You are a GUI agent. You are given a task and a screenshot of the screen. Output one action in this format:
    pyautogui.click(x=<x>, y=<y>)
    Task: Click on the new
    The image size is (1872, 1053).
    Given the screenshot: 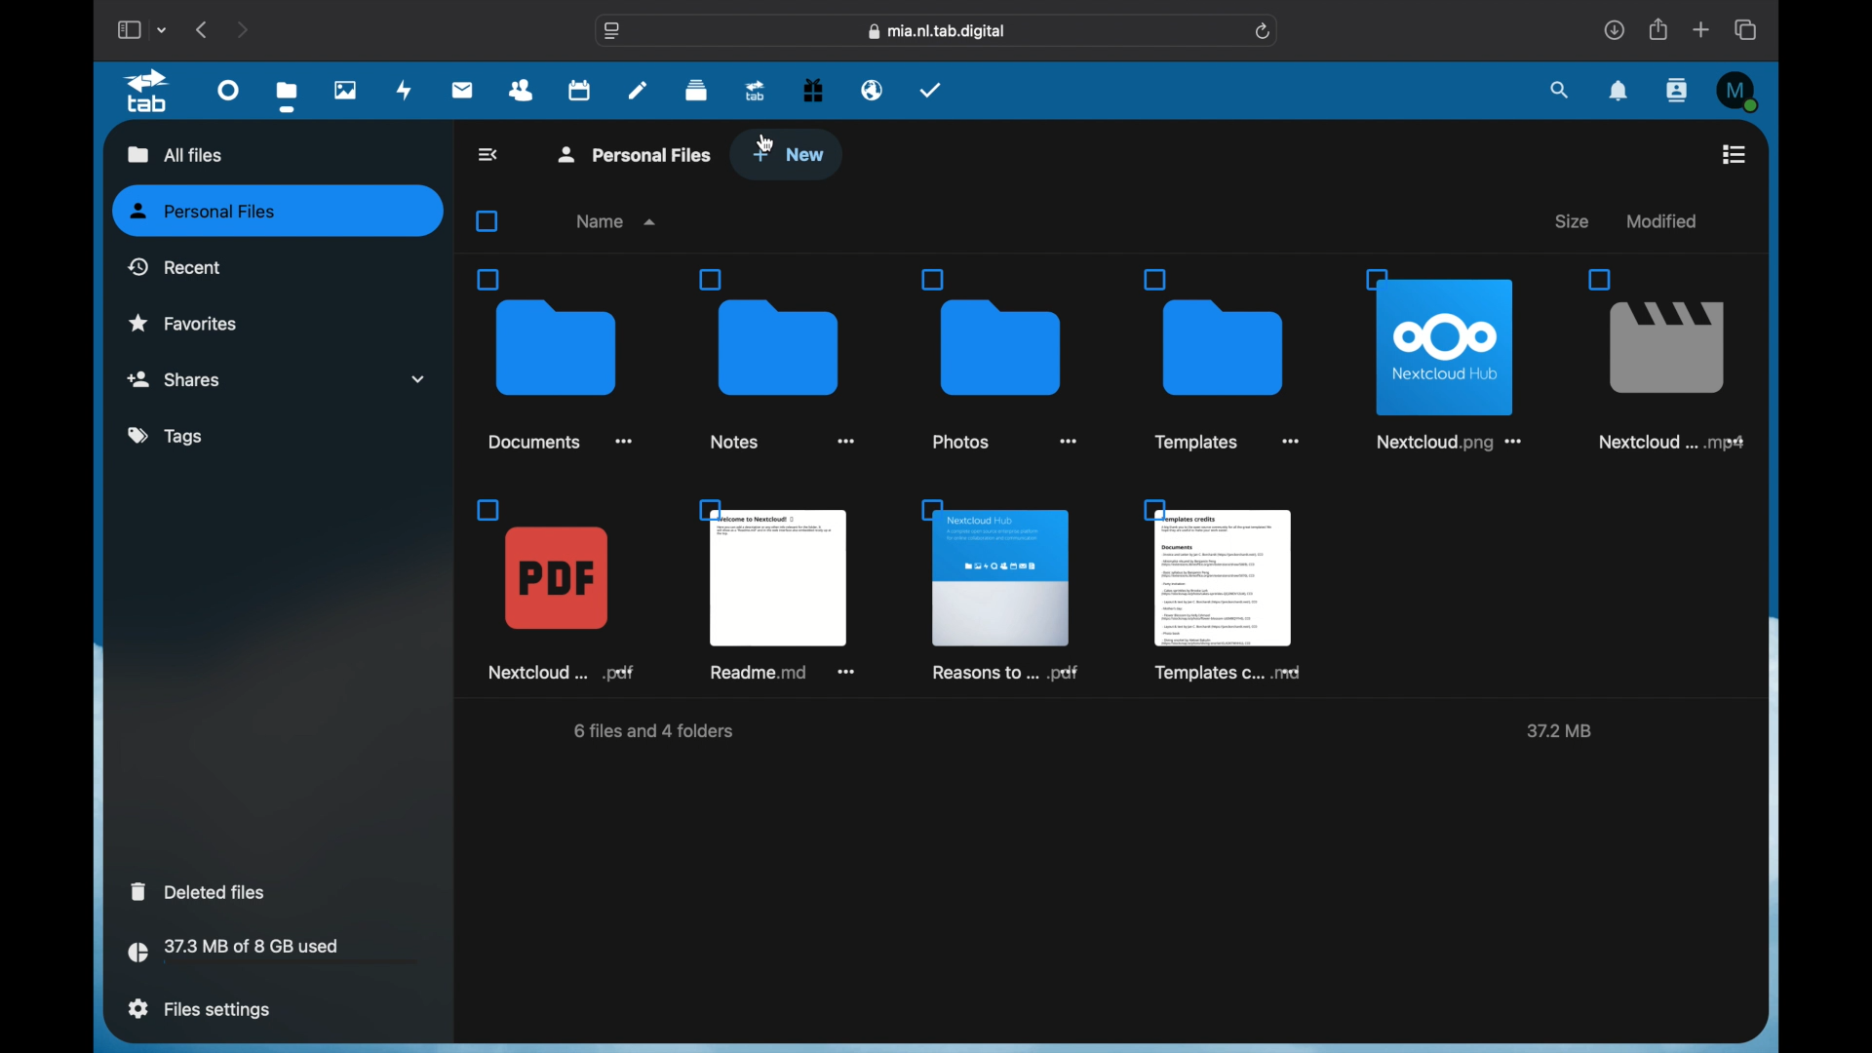 What is the action you would take?
    pyautogui.click(x=789, y=155)
    